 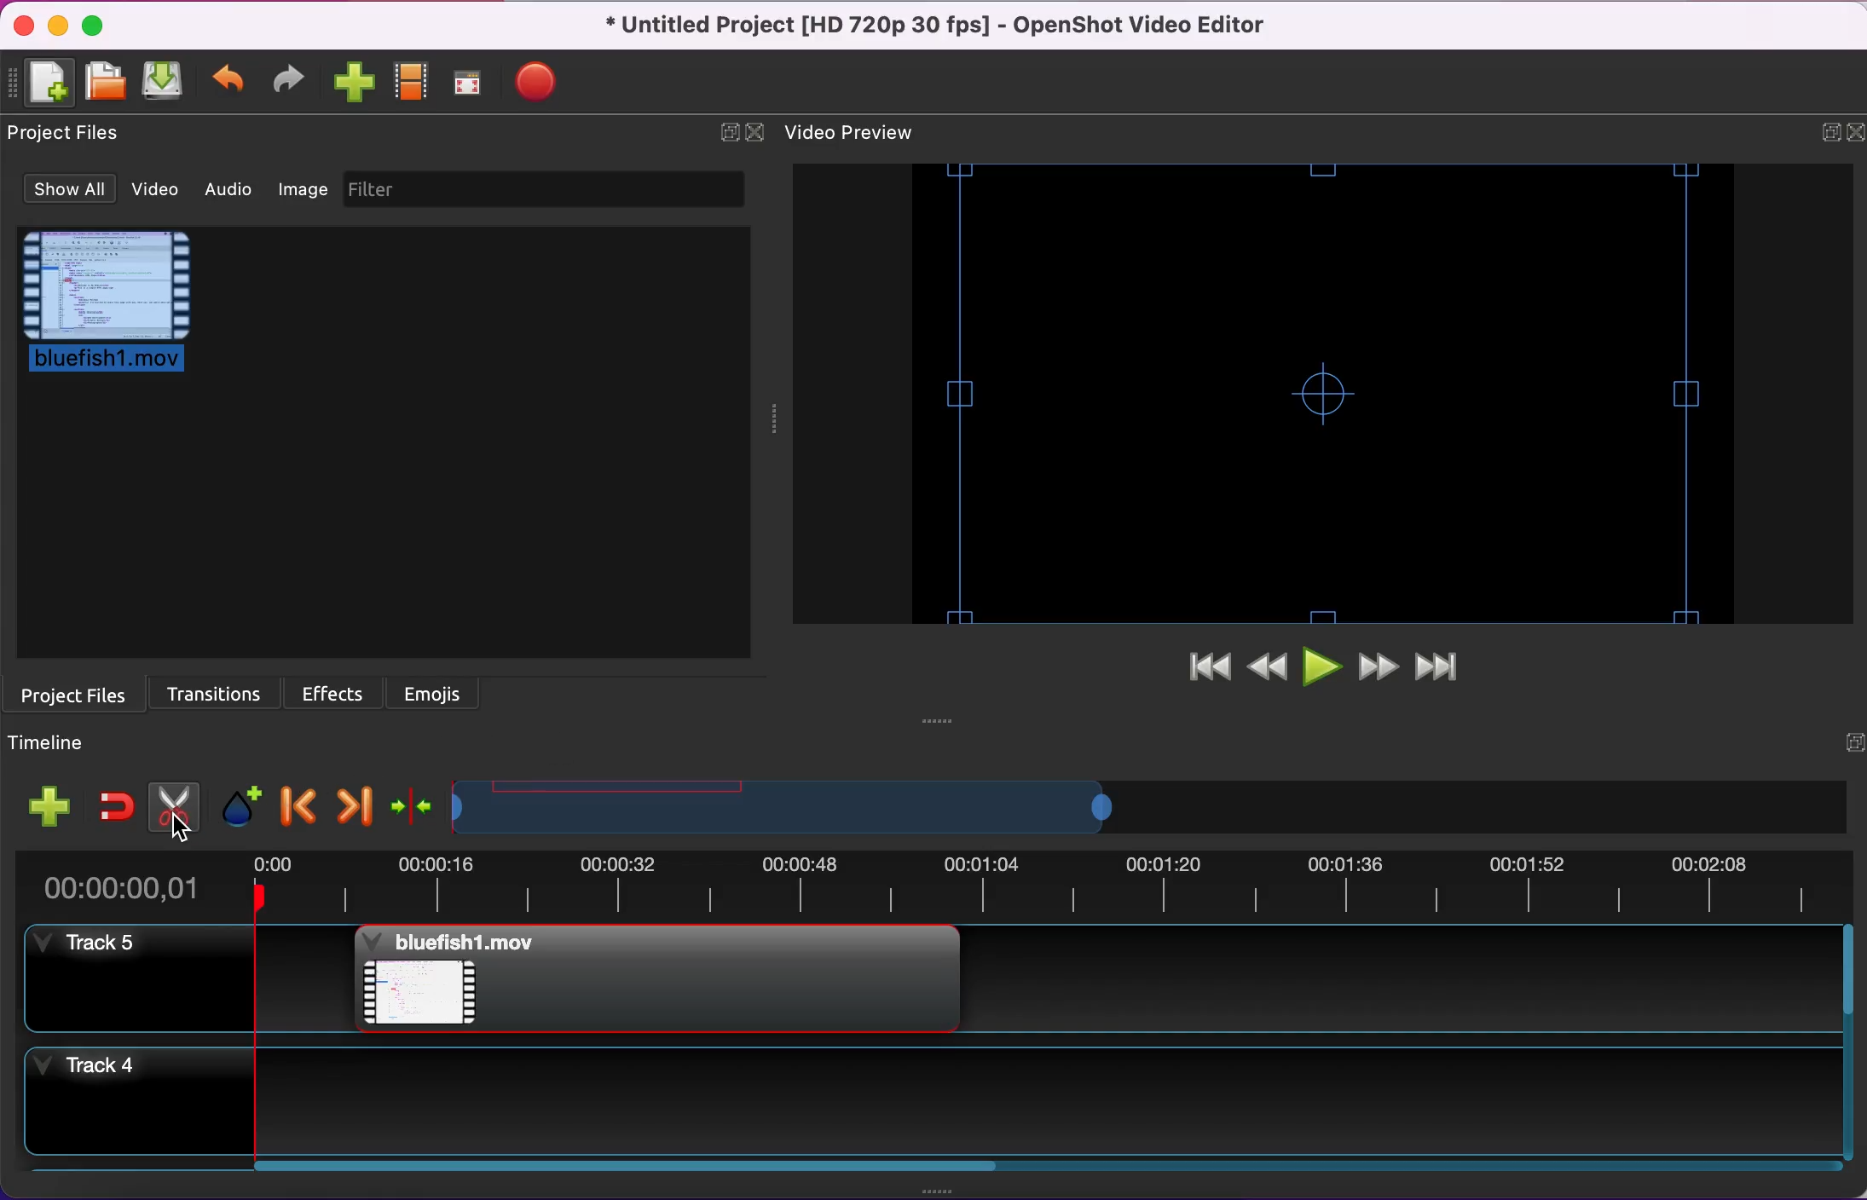 I want to click on redo, so click(x=294, y=84).